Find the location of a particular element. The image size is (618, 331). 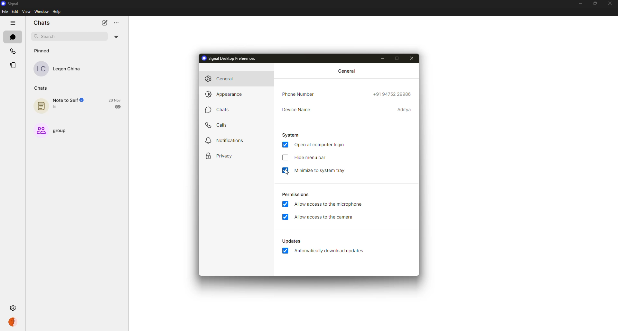

chats is located at coordinates (218, 111).